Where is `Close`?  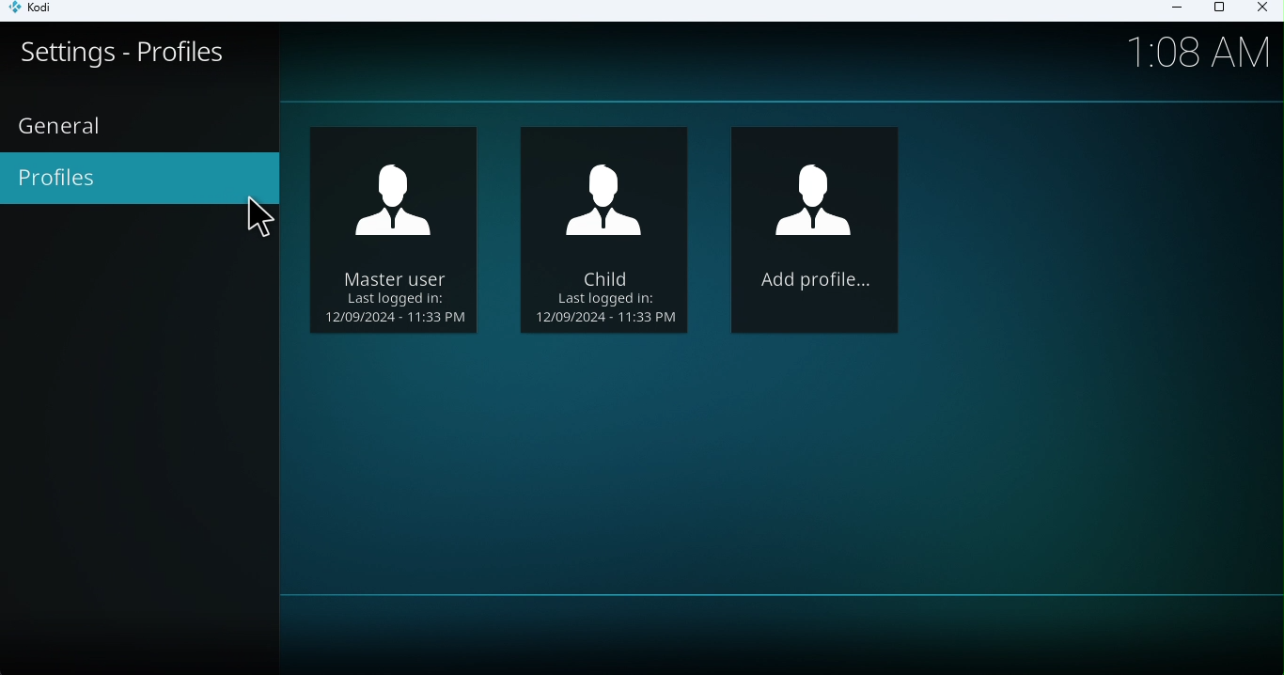
Close is located at coordinates (1260, 10).